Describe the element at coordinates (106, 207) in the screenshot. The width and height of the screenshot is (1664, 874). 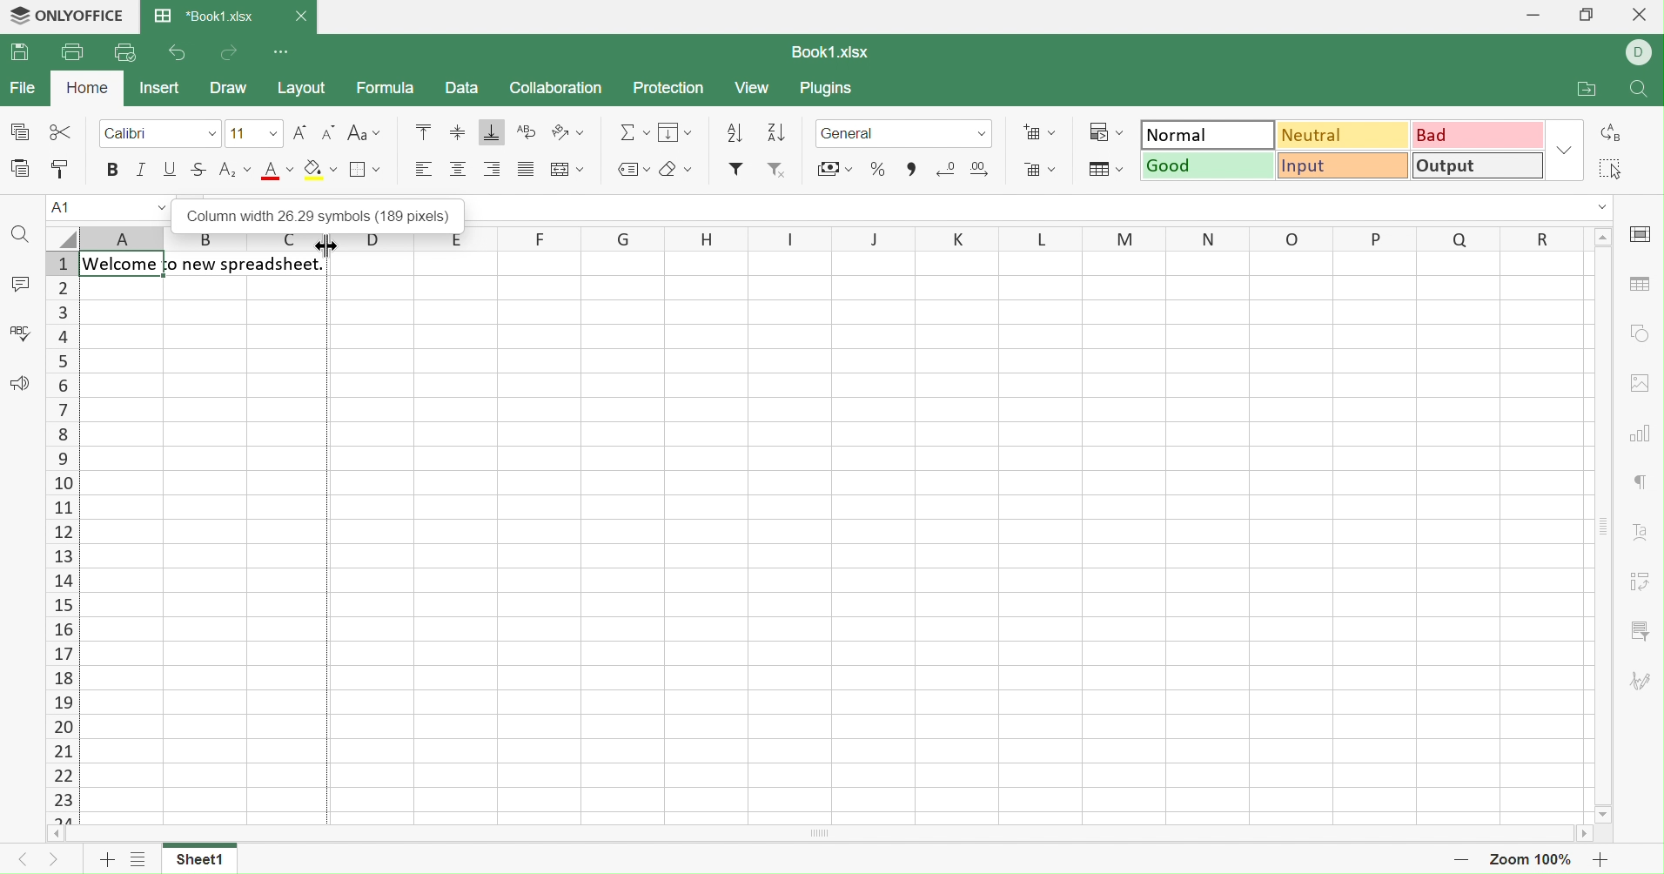
I see `A1` at that location.